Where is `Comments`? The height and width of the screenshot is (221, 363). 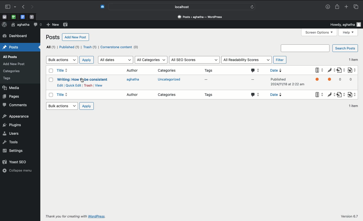
Comments is located at coordinates (16, 105).